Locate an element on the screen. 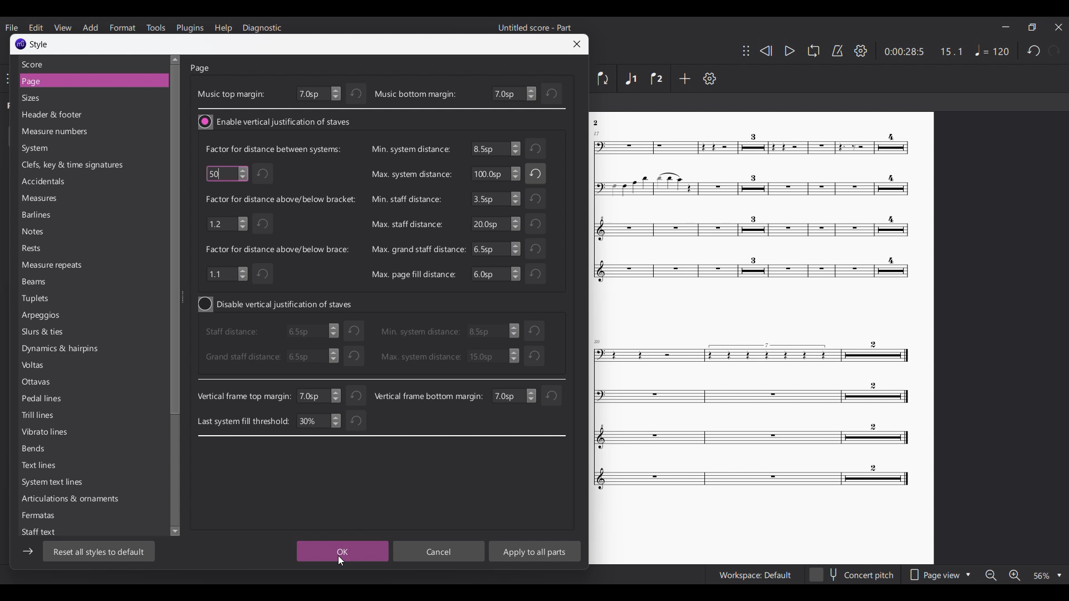 This screenshot has width=1069, height=601. 1.1 is located at coordinates (227, 273).